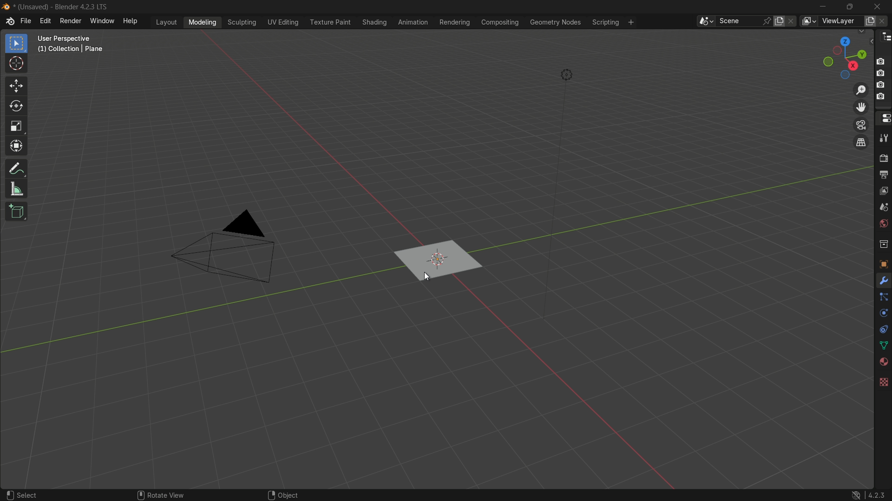 Image resolution: width=892 pixels, height=501 pixels. Describe the element at coordinates (47, 22) in the screenshot. I see `edit menu` at that location.